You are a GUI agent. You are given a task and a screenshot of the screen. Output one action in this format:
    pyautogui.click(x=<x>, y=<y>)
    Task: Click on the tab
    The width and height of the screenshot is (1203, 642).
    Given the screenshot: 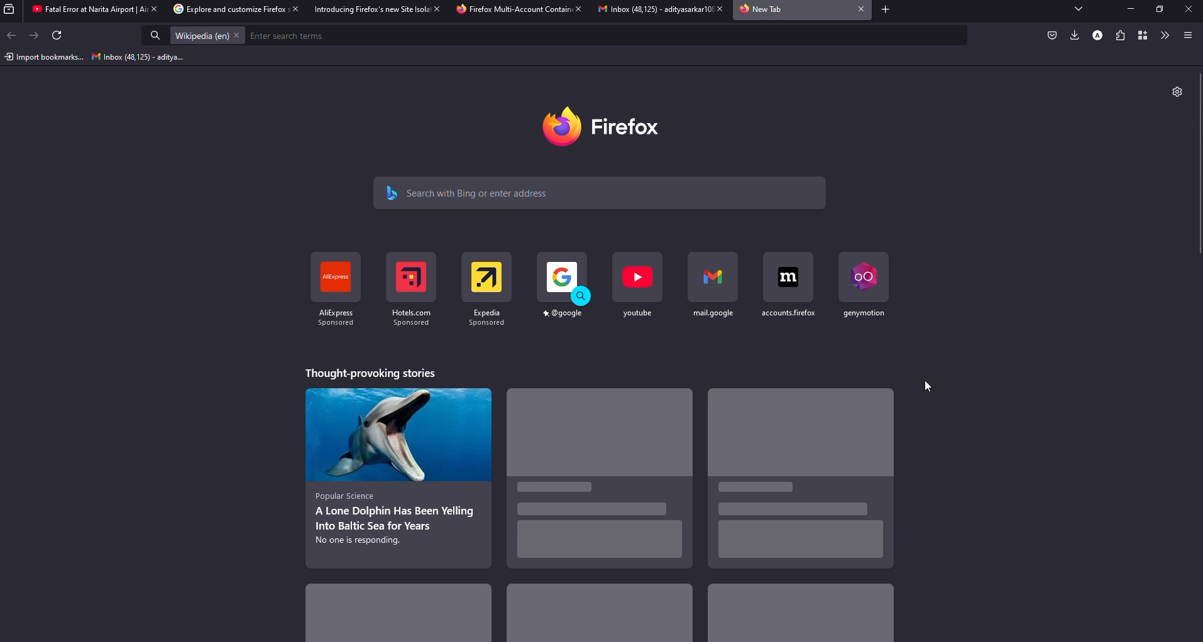 What is the action you would take?
    pyautogui.click(x=763, y=10)
    